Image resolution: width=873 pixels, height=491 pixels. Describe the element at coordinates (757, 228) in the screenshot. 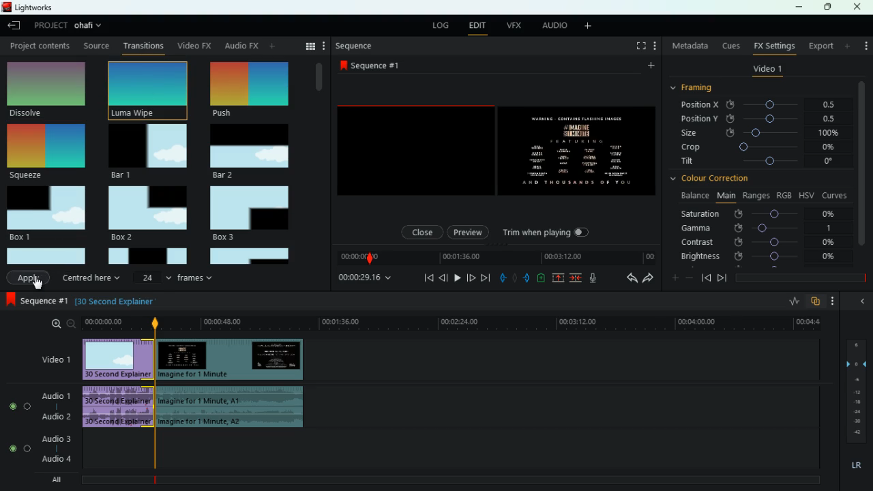

I see `gamma` at that location.